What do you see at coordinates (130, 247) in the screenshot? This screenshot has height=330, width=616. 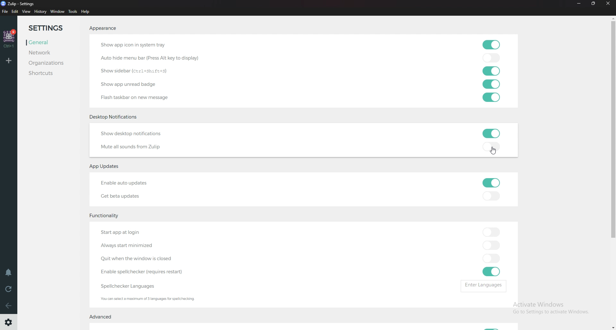 I see `Always start minimized` at bounding box center [130, 247].